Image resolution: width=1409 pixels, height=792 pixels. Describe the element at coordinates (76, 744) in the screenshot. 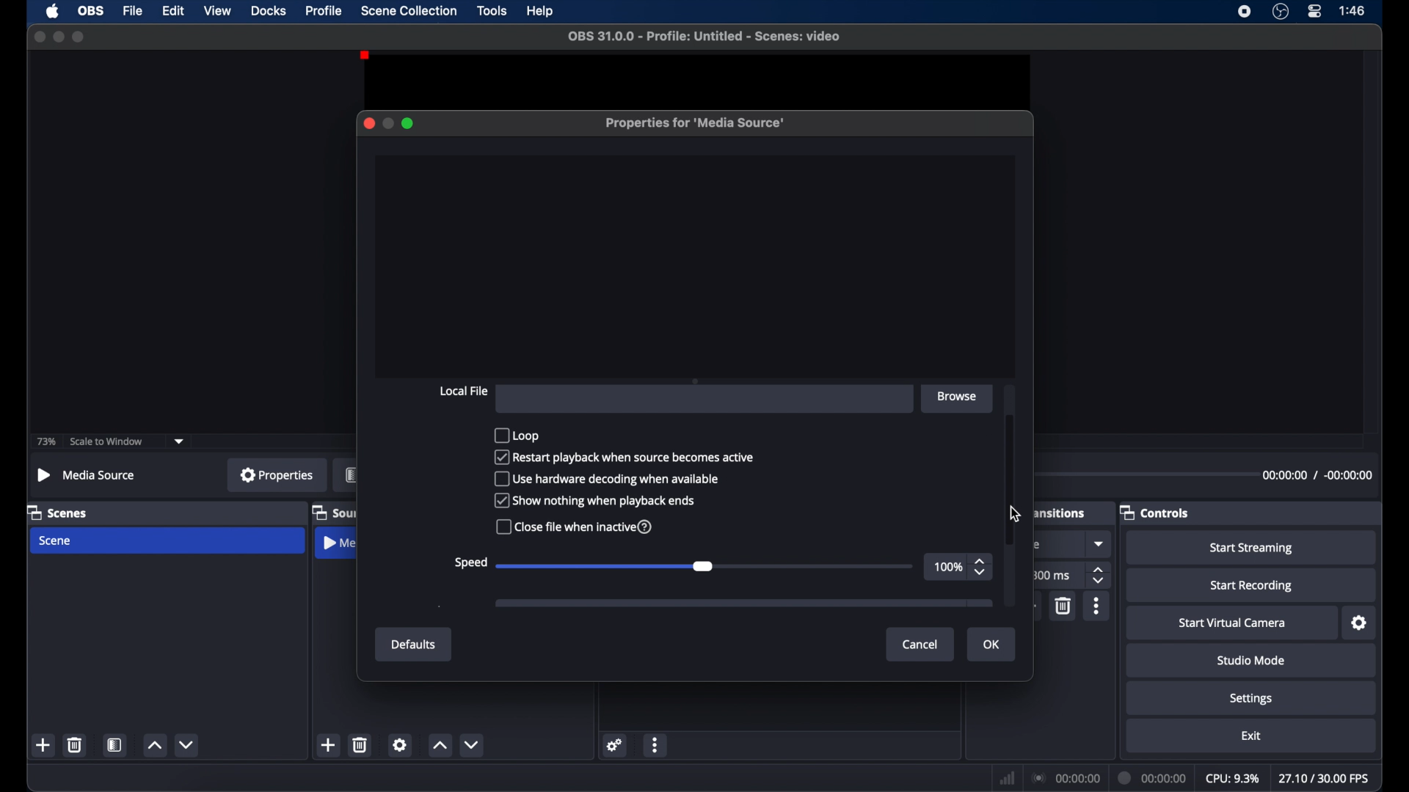

I see `delete` at that location.